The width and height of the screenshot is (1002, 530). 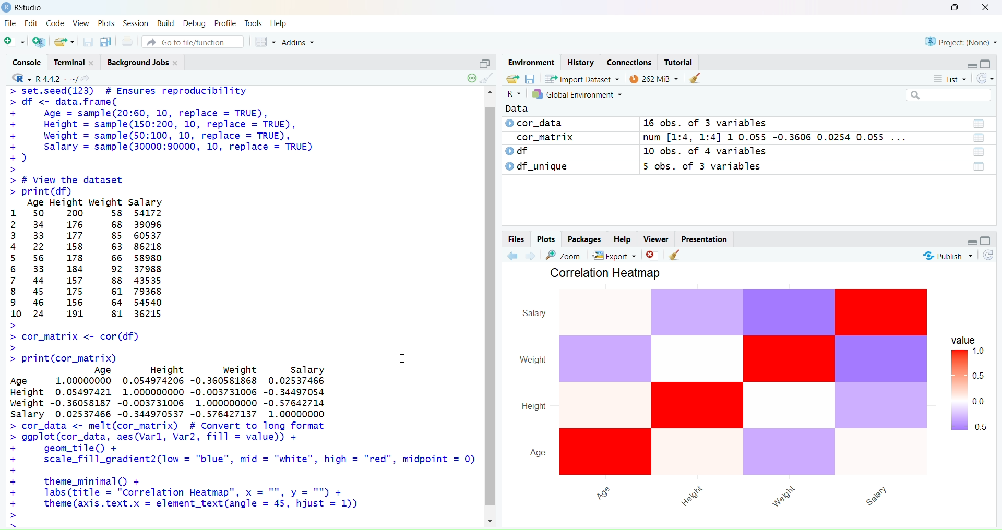 What do you see at coordinates (493, 519) in the screenshot?
I see `Down` at bounding box center [493, 519].